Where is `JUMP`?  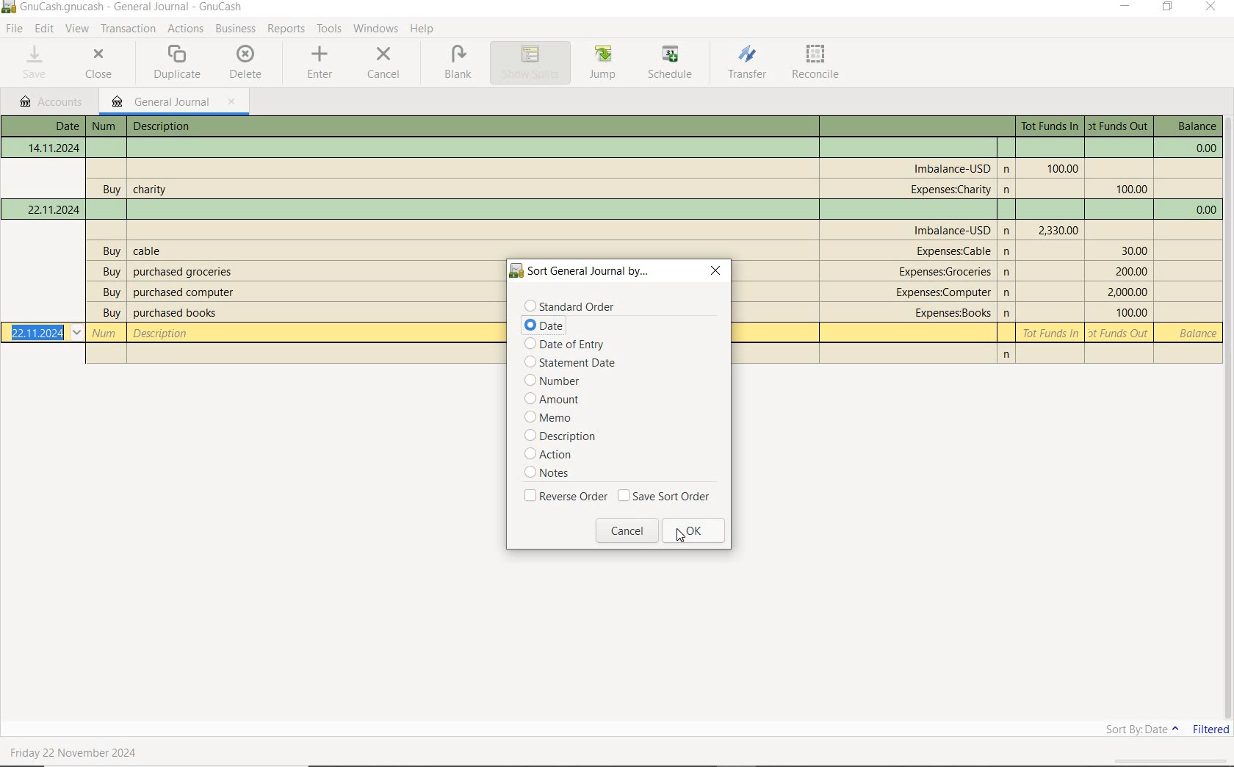 JUMP is located at coordinates (603, 62).